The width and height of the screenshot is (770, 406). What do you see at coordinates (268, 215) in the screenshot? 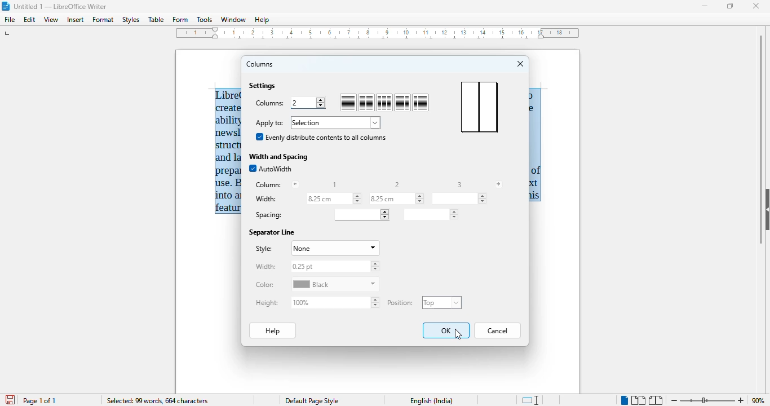
I see `spacing` at bounding box center [268, 215].